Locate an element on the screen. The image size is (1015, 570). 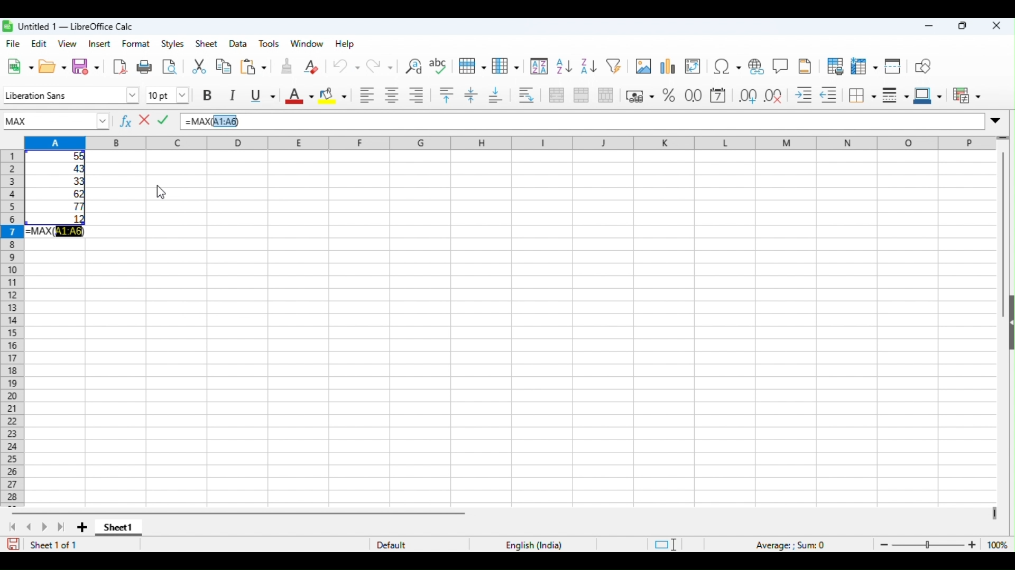
delete decimal place is located at coordinates (775, 96).